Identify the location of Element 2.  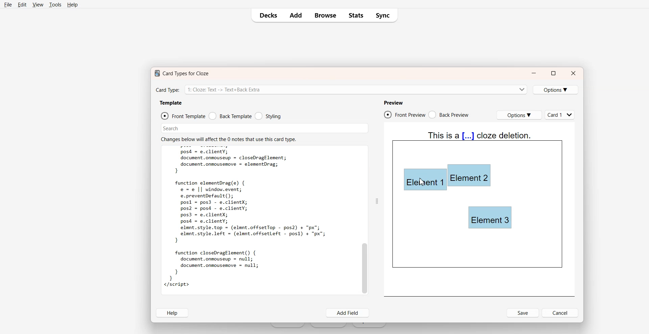
(469, 175).